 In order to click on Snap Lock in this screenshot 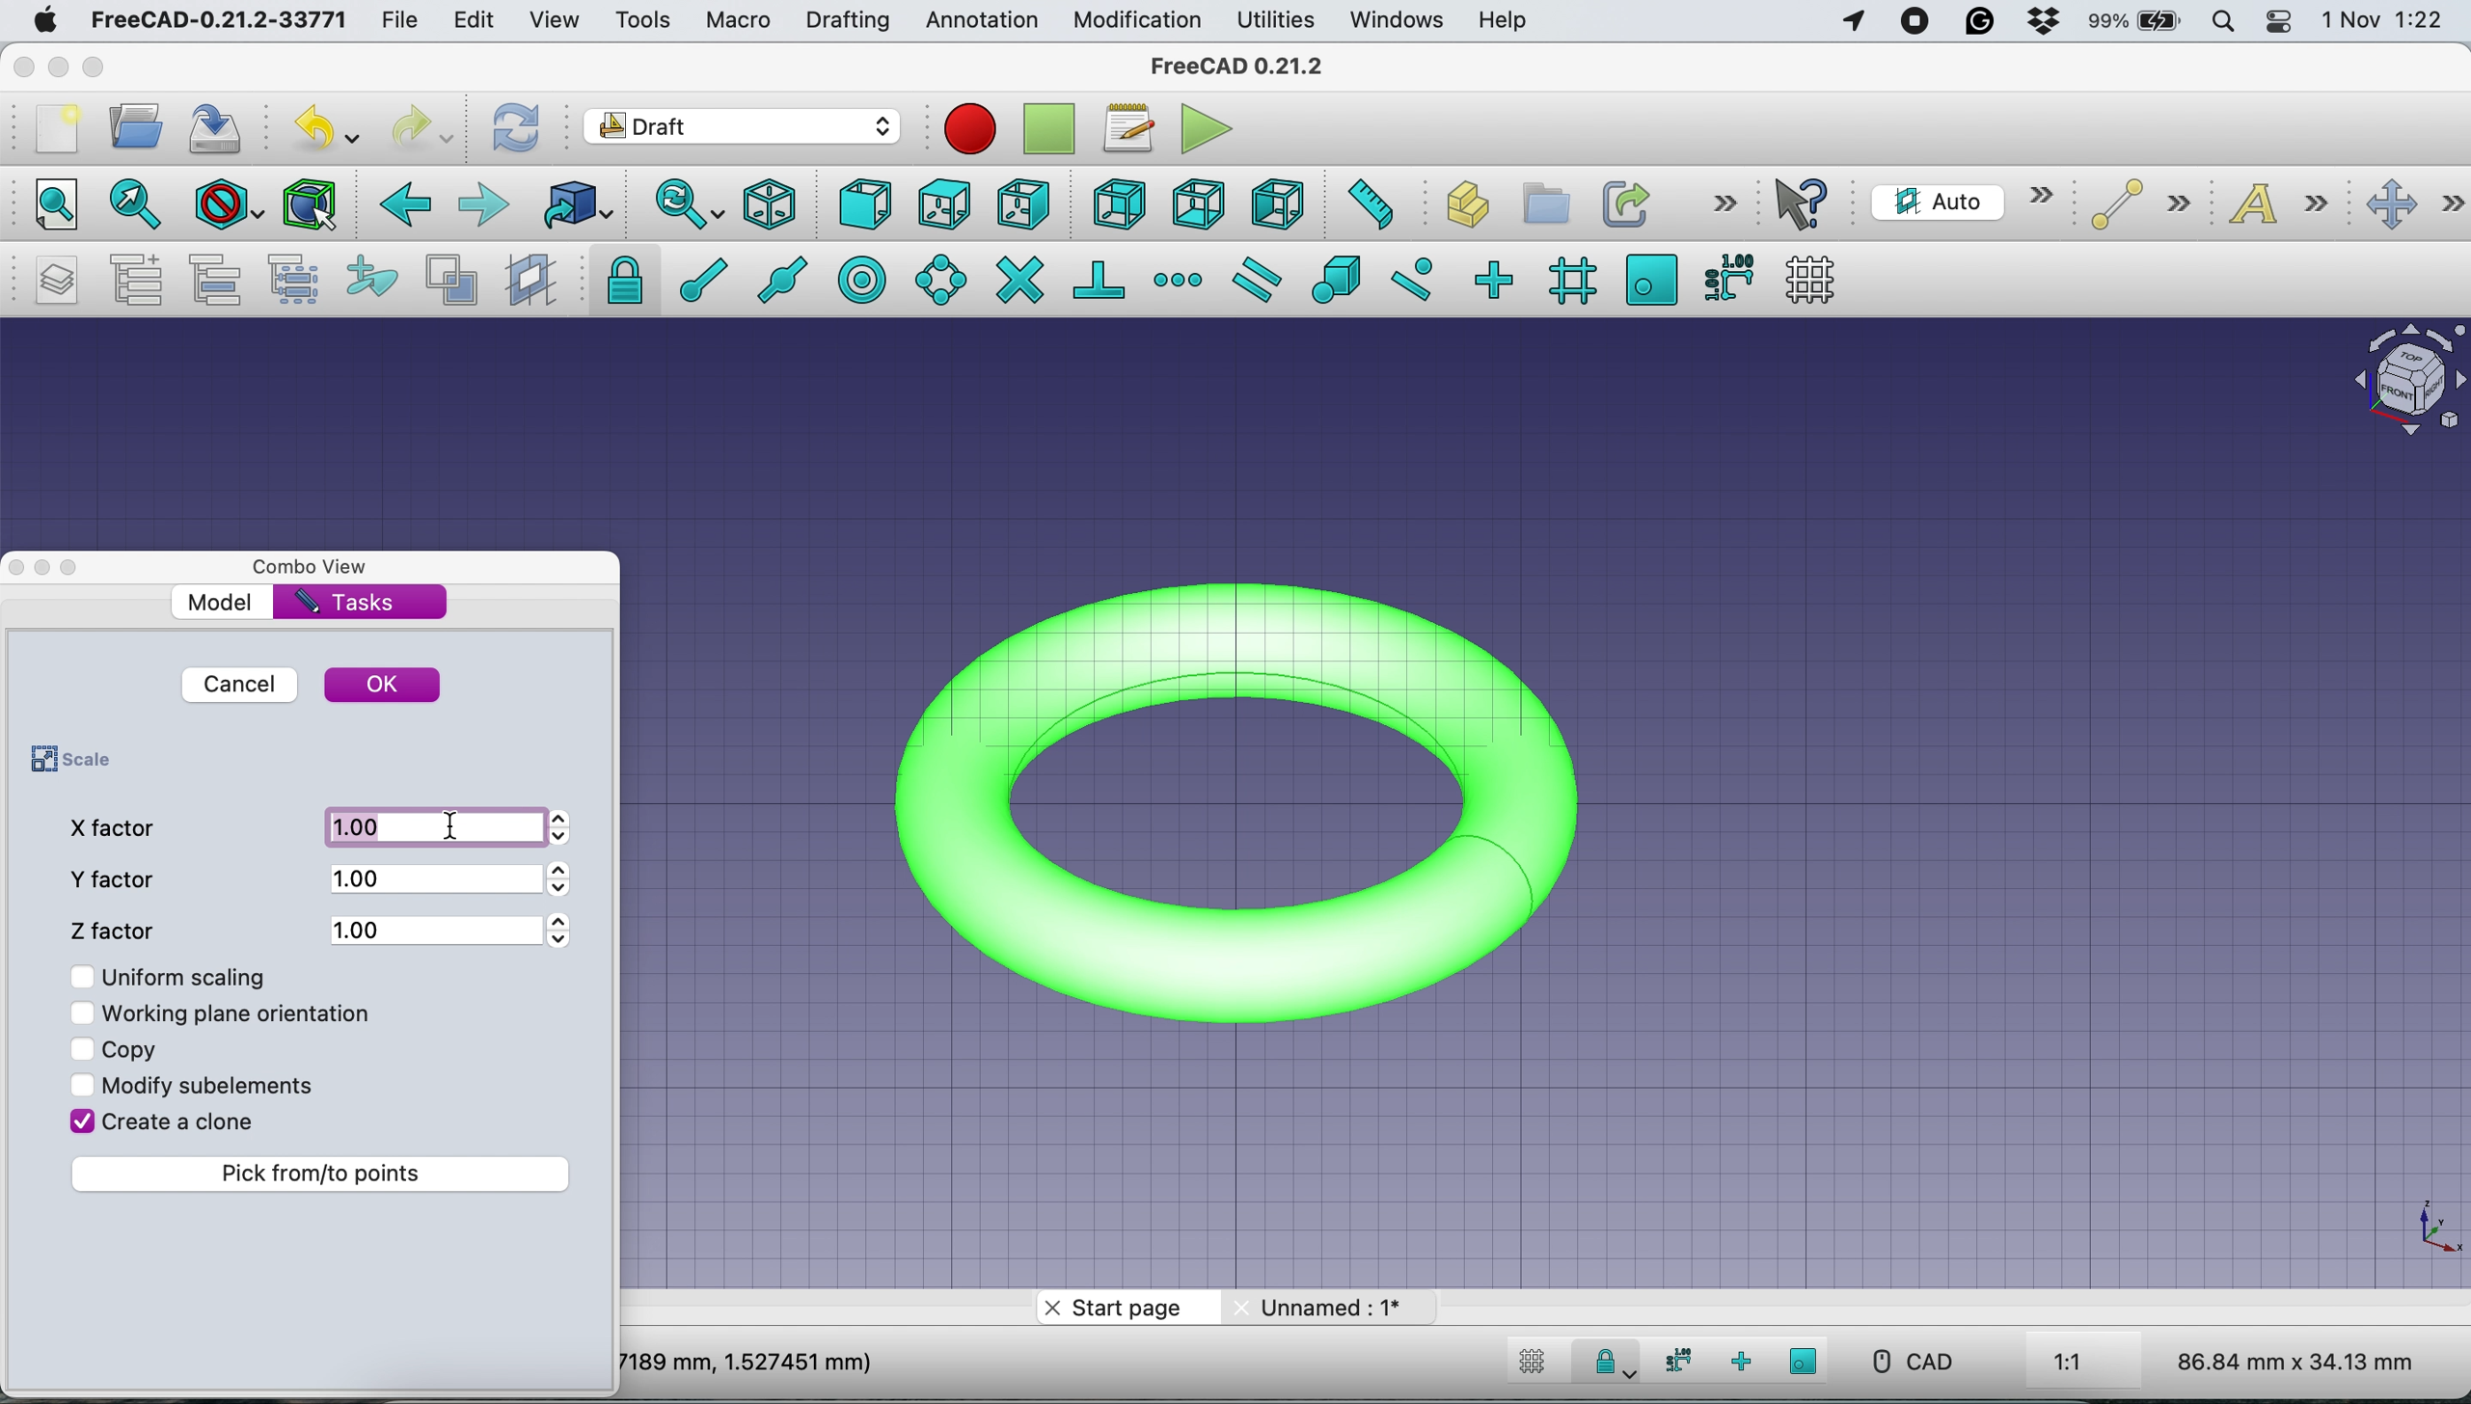, I will do `click(1610, 1360)`.